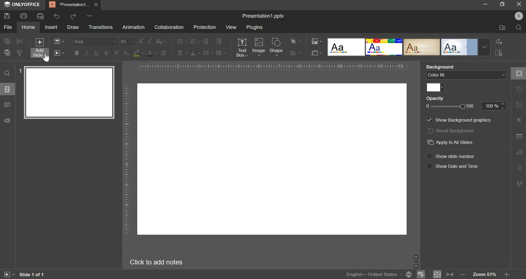 The height and width of the screenshot is (279, 526). What do you see at coordinates (100, 28) in the screenshot?
I see `transitions` at bounding box center [100, 28].